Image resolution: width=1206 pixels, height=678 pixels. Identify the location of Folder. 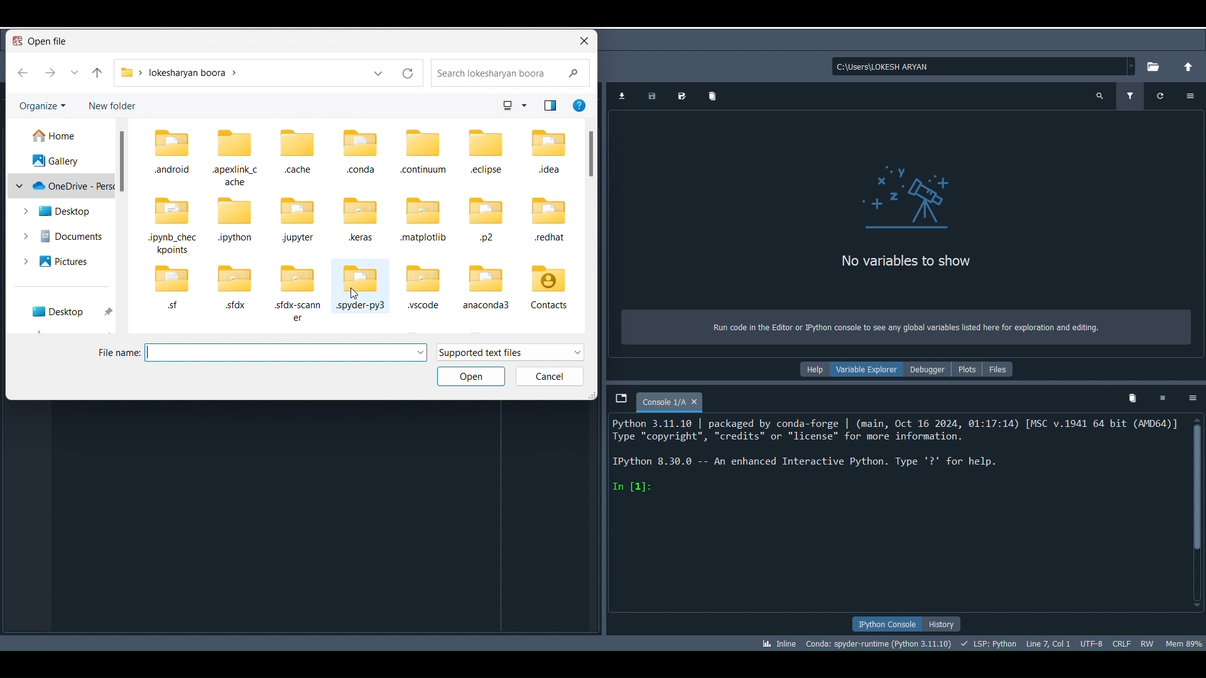
(361, 220).